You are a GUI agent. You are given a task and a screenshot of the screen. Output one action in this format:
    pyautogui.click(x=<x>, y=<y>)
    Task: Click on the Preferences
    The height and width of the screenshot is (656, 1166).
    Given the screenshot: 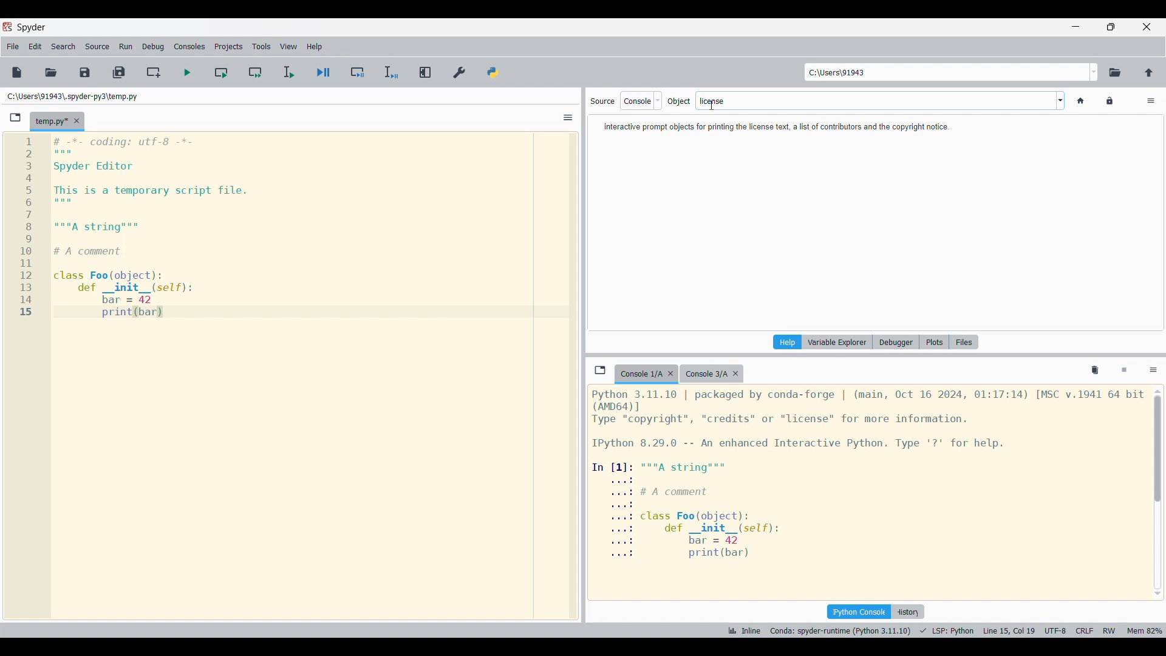 What is the action you would take?
    pyautogui.click(x=459, y=72)
    